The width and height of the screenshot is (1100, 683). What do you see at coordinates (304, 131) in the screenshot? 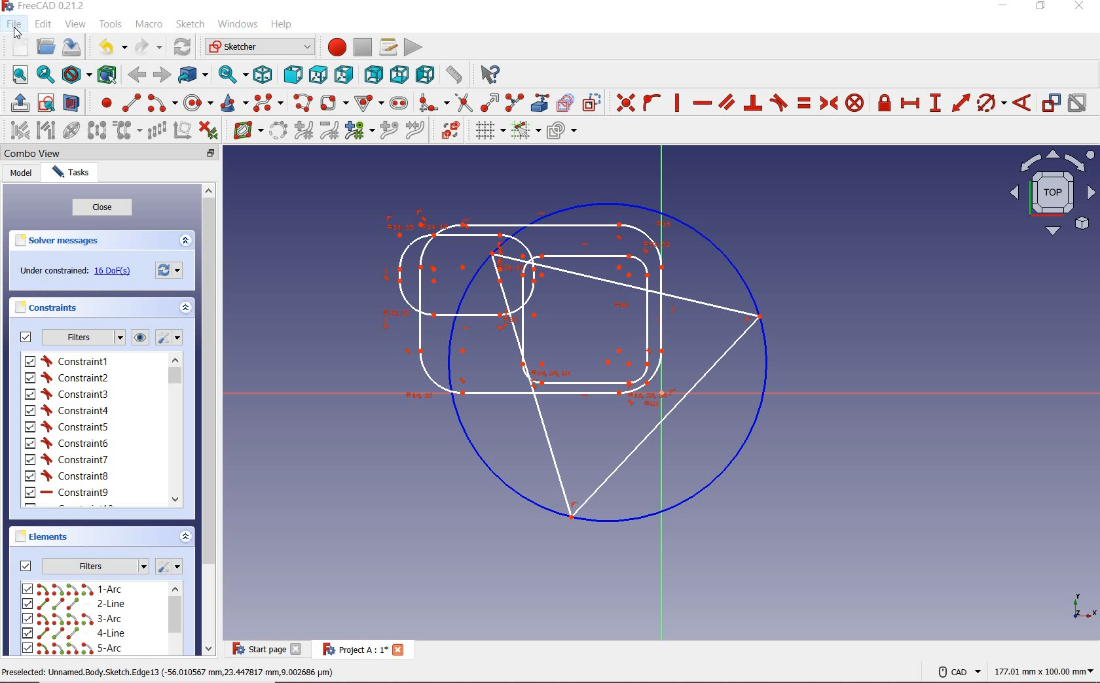
I see `increase B-spline decrease` at bounding box center [304, 131].